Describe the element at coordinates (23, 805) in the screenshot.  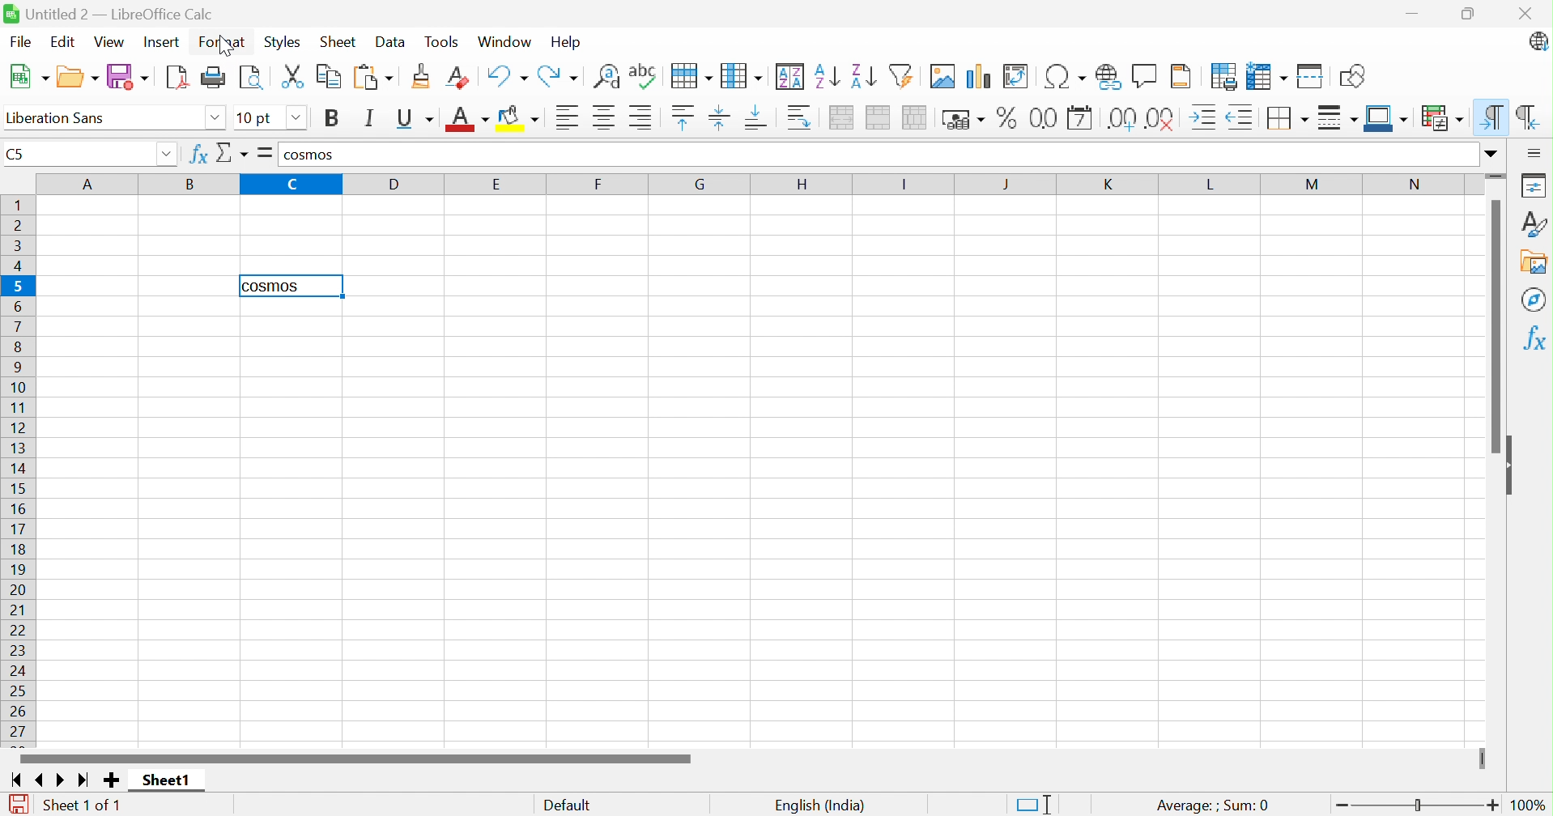
I see `The document has been modified. Click to save the document.` at that location.